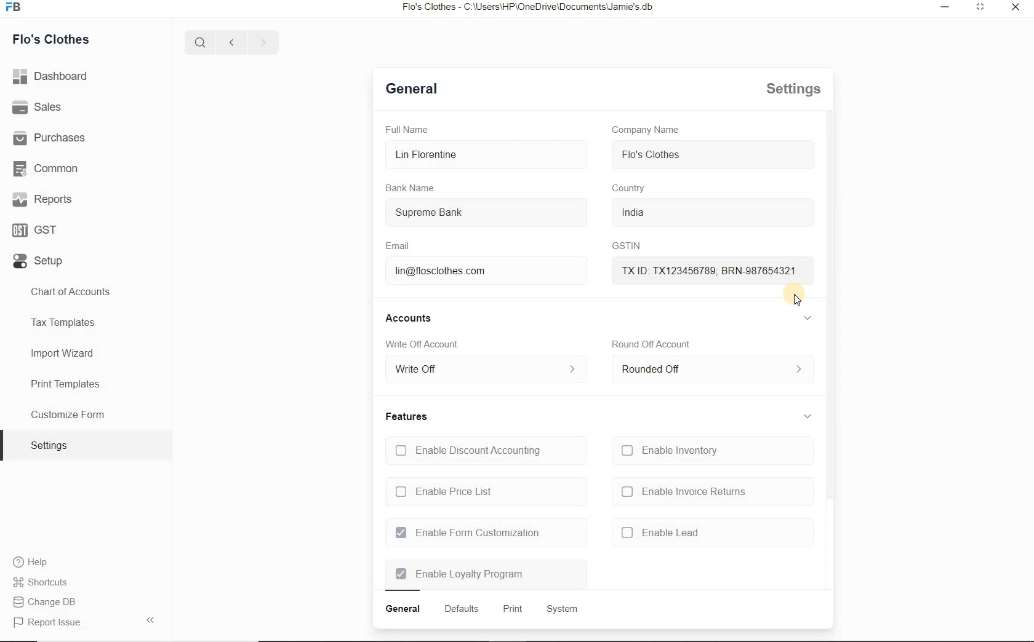  I want to click on minimize, so click(981, 9).